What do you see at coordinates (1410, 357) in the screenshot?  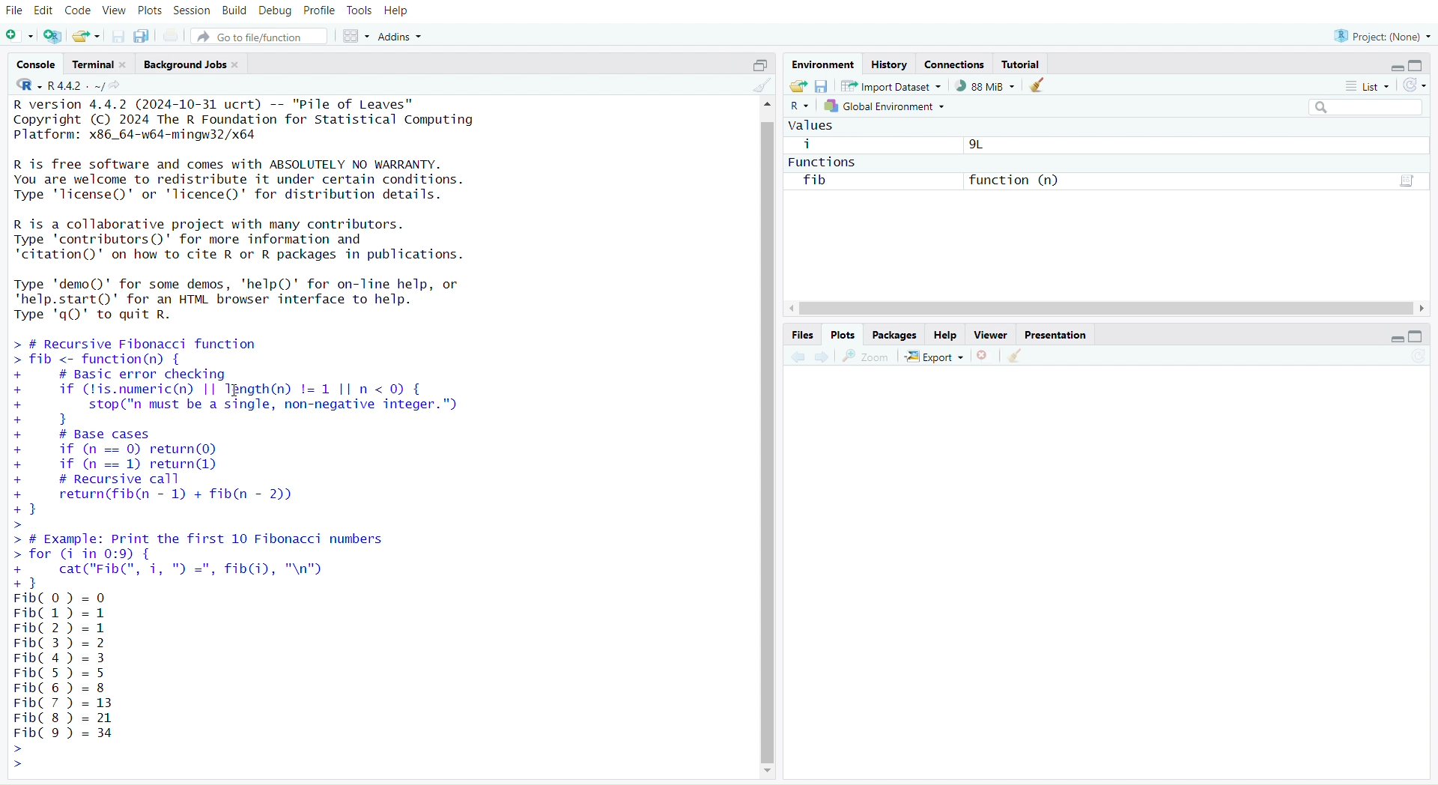 I see `refresh all plot` at bounding box center [1410, 357].